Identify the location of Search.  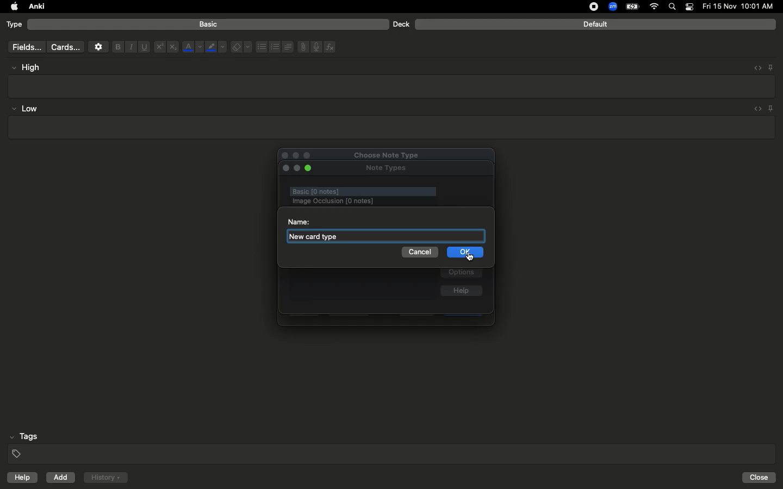
(674, 7).